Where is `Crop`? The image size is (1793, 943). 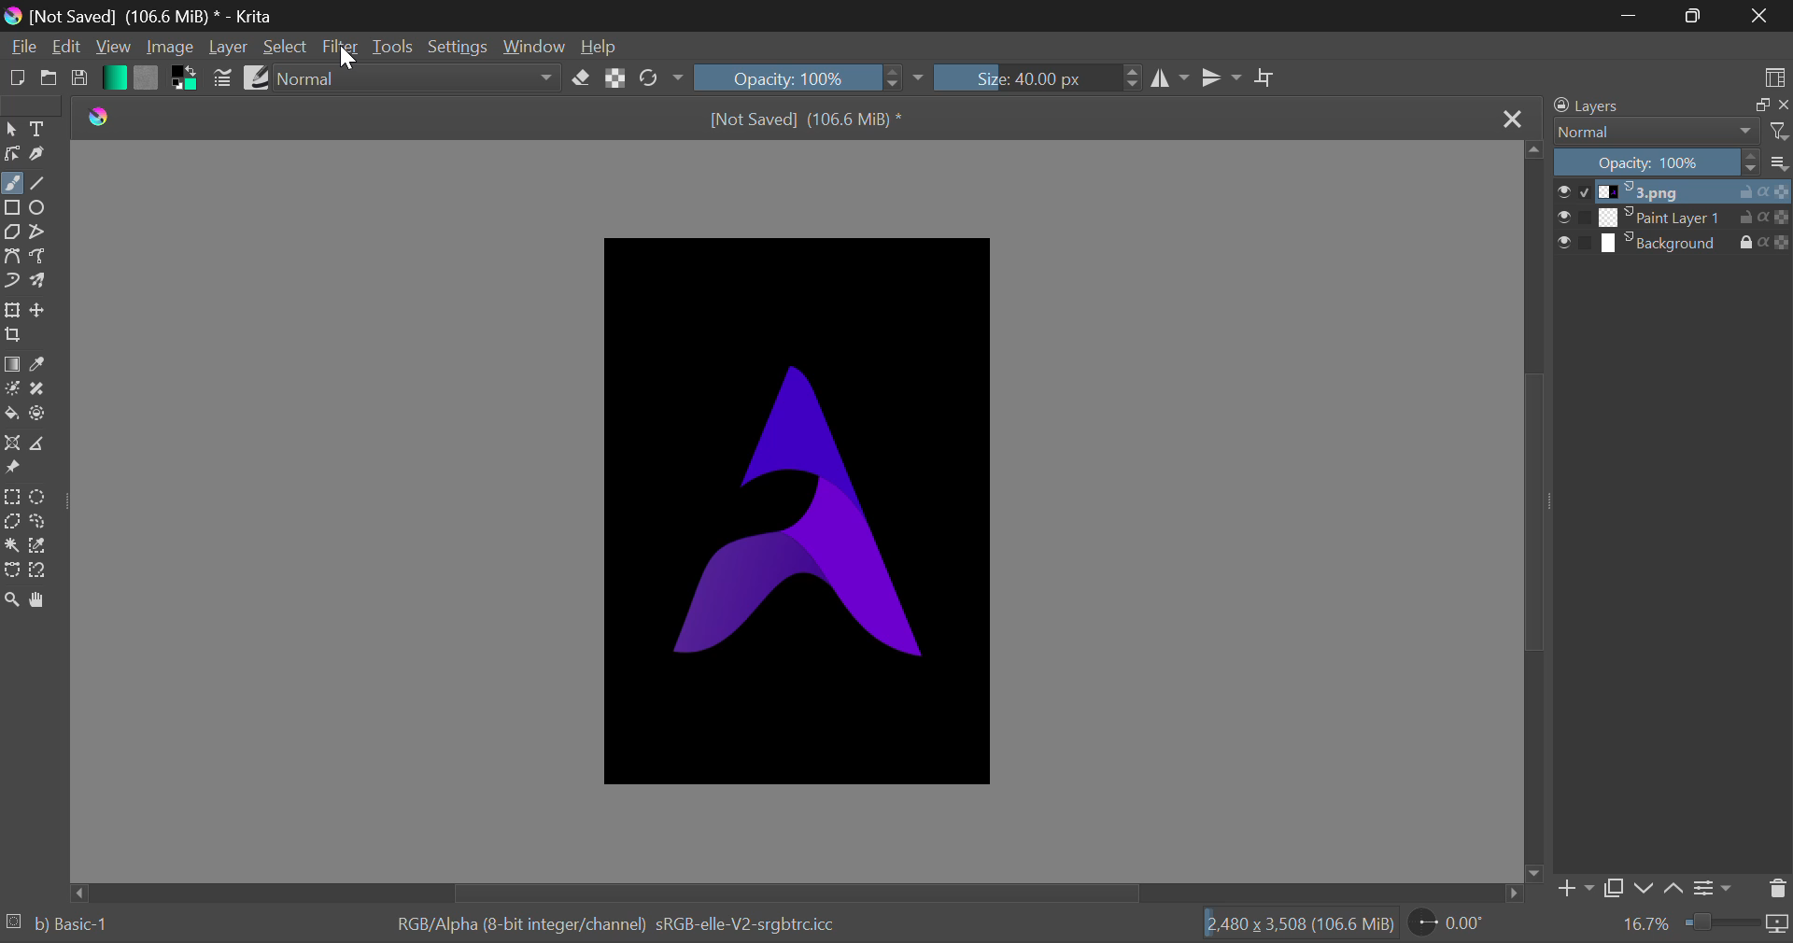
Crop is located at coordinates (15, 336).